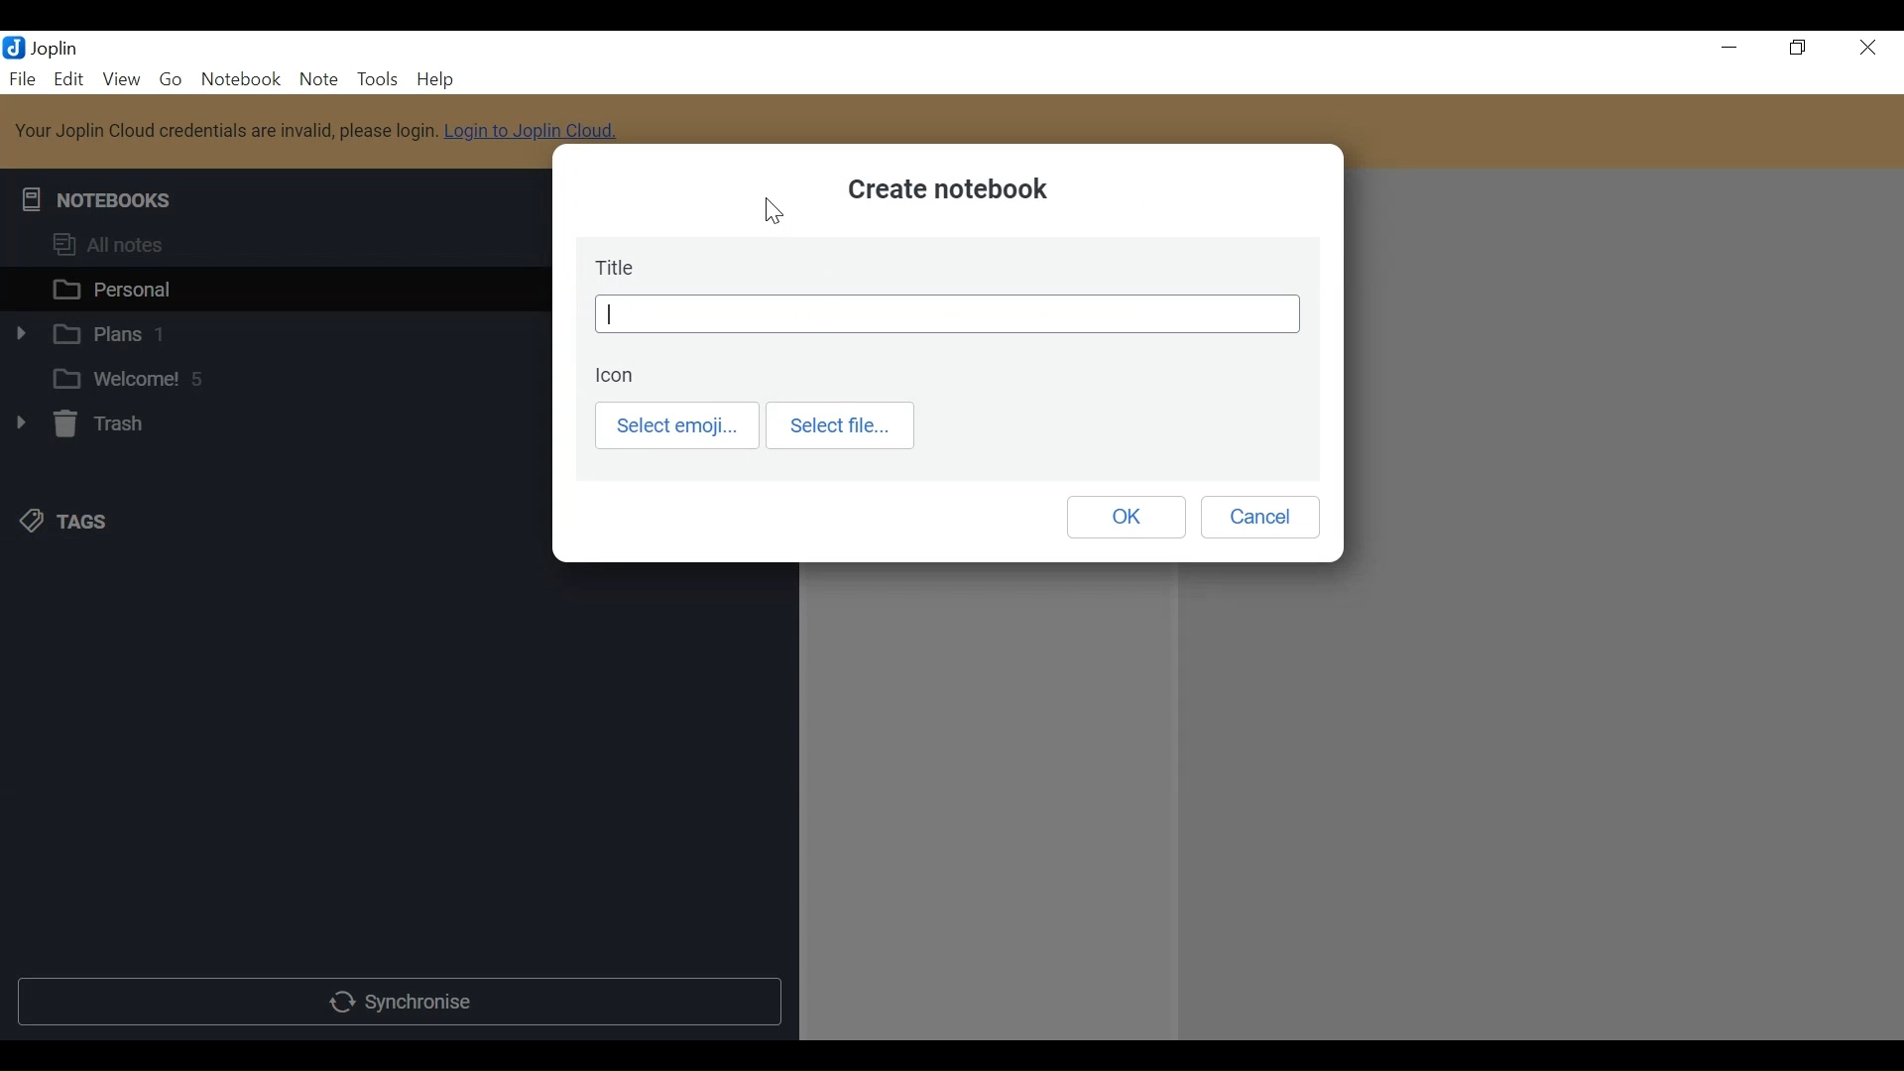 The height and width of the screenshot is (1071, 1904). What do you see at coordinates (1729, 48) in the screenshot?
I see `Minimize` at bounding box center [1729, 48].